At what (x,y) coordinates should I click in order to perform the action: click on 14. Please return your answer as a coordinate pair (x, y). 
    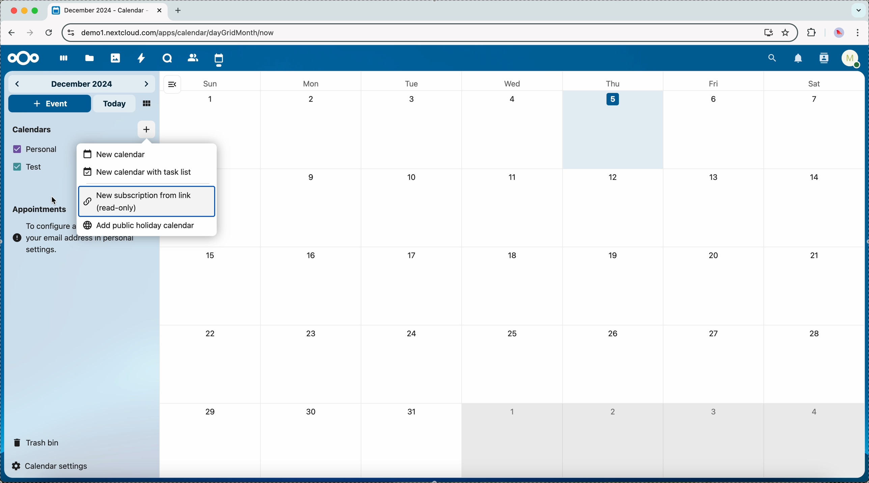
    Looking at the image, I should click on (817, 176).